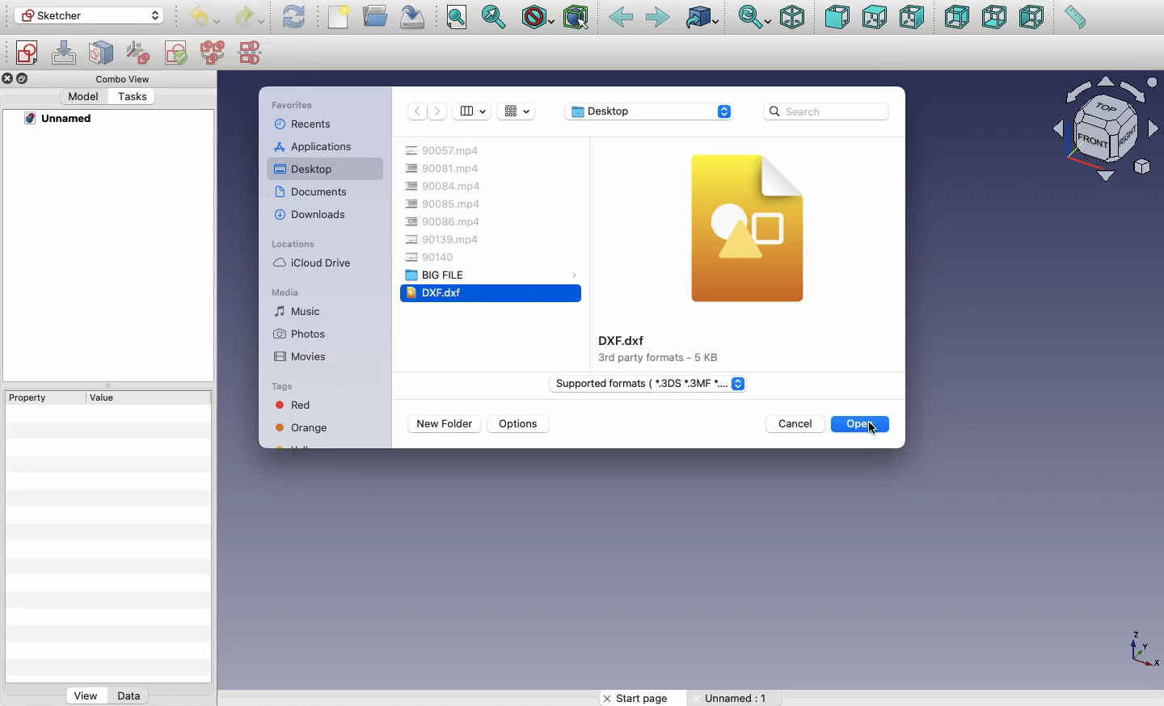 The width and height of the screenshot is (1164, 706). Describe the element at coordinates (377, 15) in the screenshot. I see `Open` at that location.